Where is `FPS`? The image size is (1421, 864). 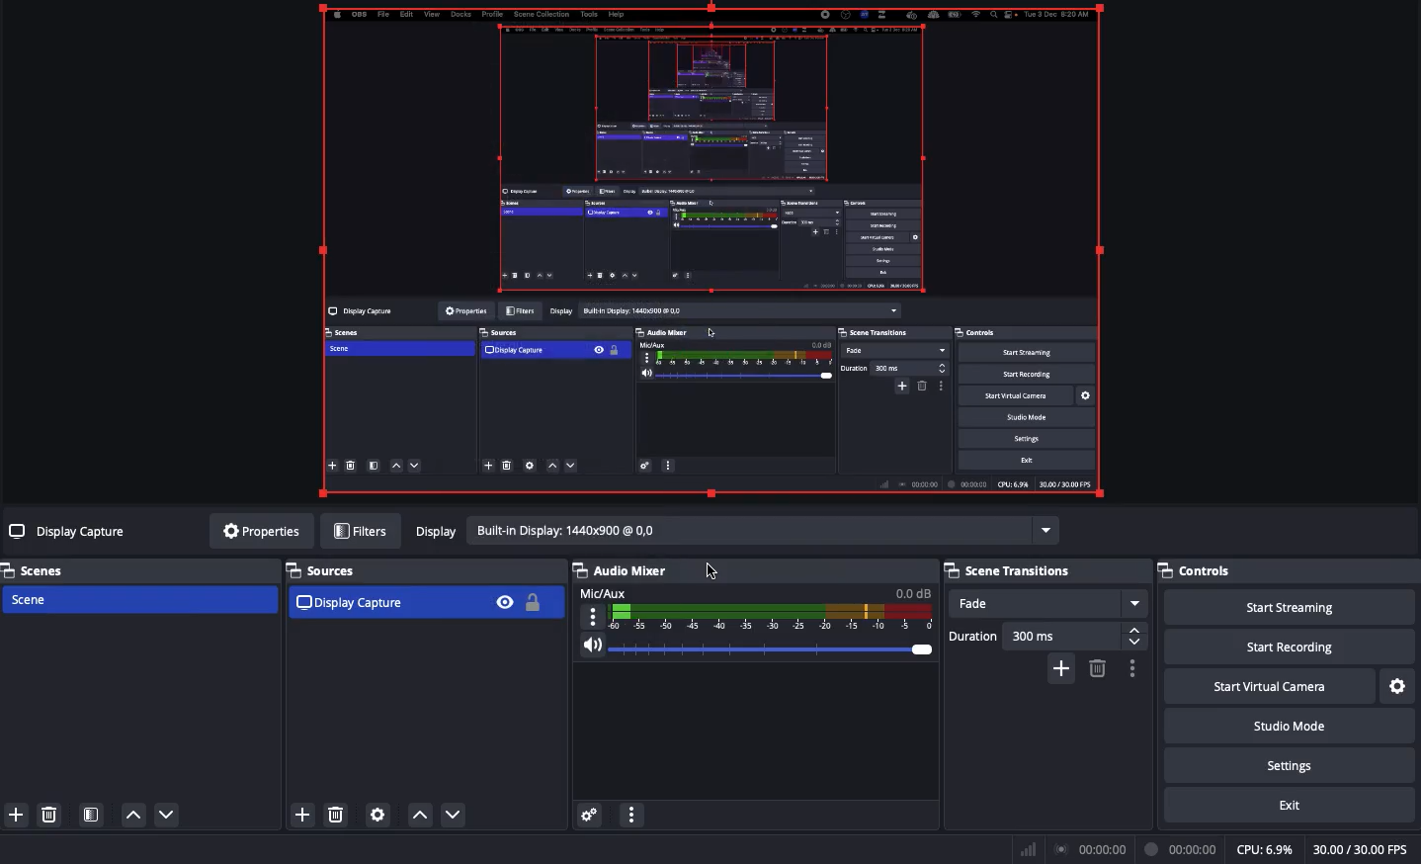
FPS is located at coordinates (1363, 849).